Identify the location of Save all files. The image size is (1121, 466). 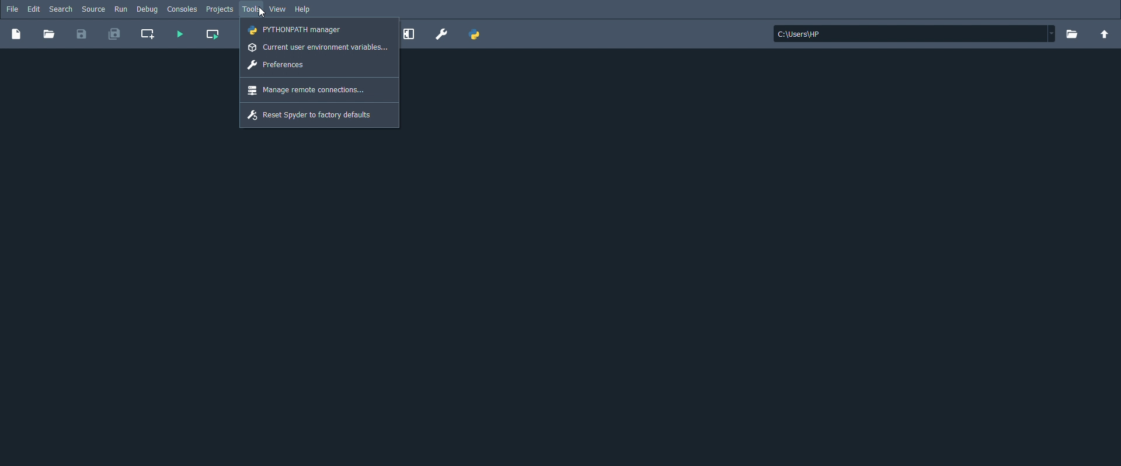
(114, 36).